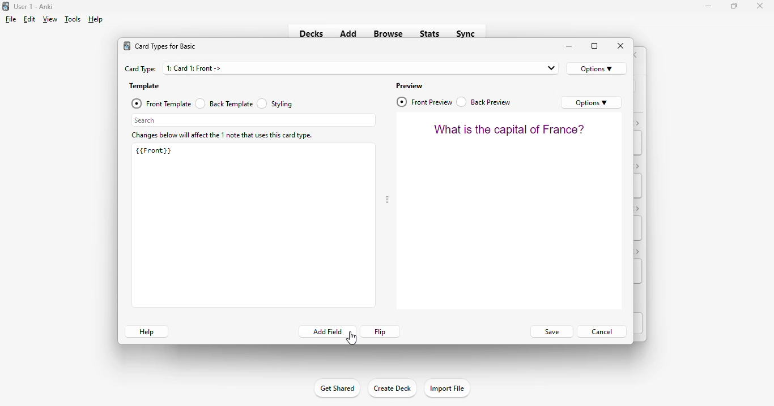 The width and height of the screenshot is (774, 406). Describe the element at coordinates (312, 33) in the screenshot. I see `decks` at that location.